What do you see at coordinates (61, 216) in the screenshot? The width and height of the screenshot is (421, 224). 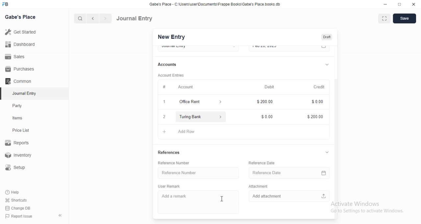 I see `«` at bounding box center [61, 216].